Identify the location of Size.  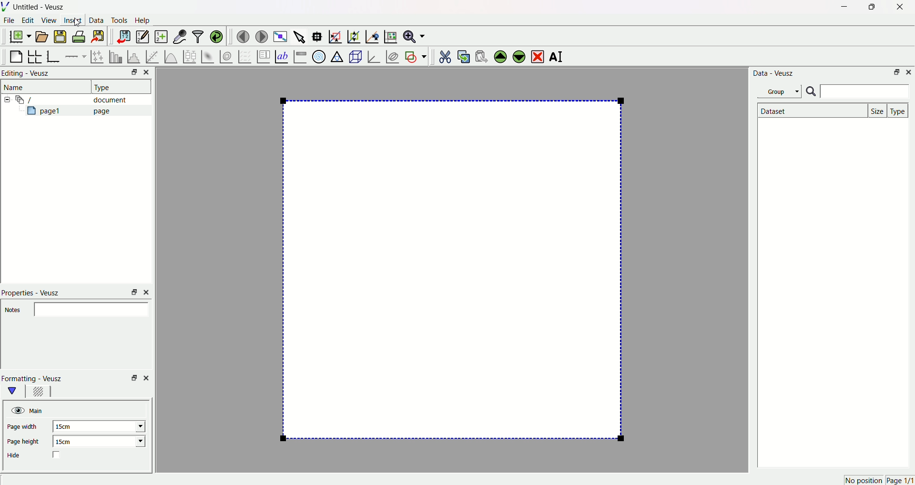
(878, 110).